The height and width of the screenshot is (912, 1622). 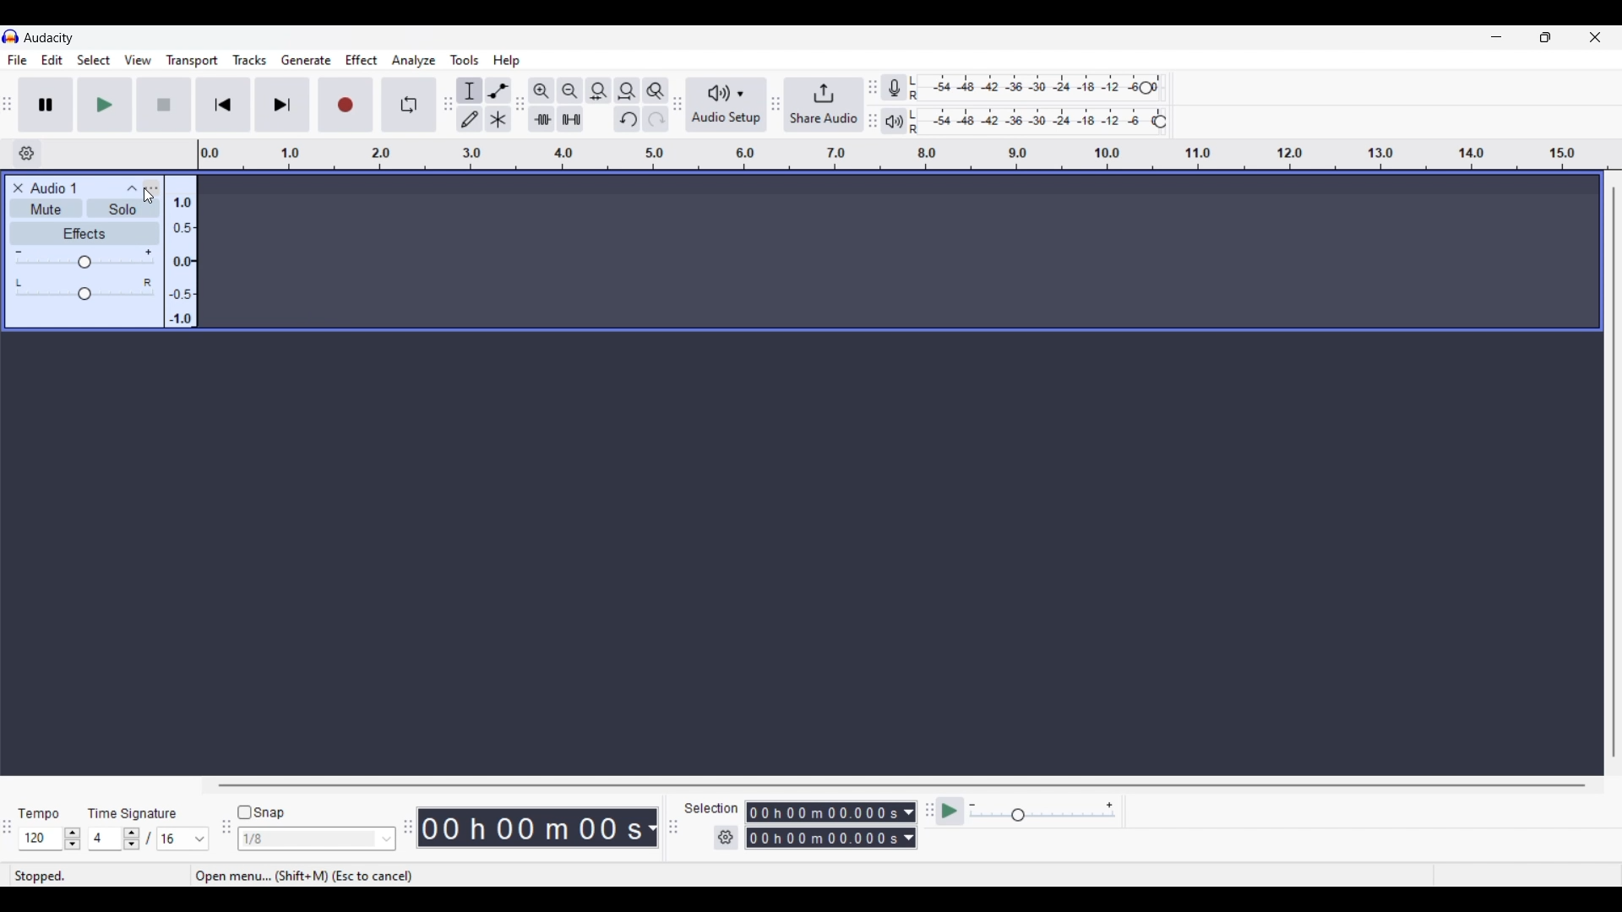 What do you see at coordinates (106, 839) in the screenshot?
I see `Selected time signature` at bounding box center [106, 839].